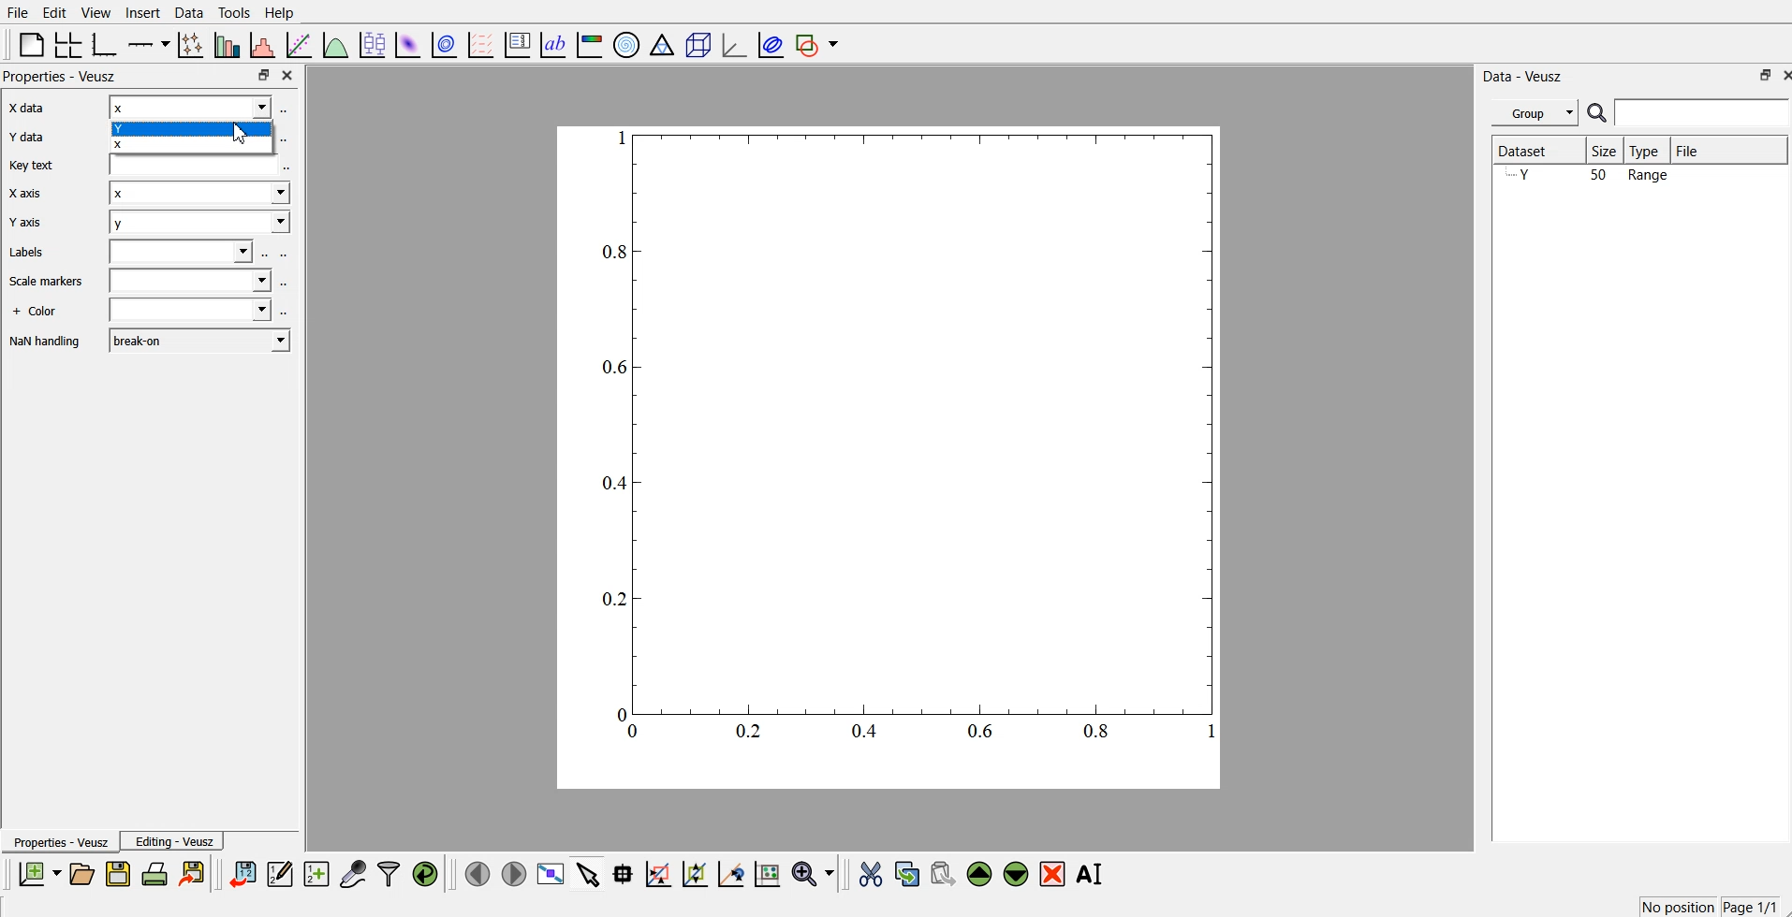 The height and width of the screenshot is (917, 1792). What do you see at coordinates (197, 128) in the screenshot?
I see `y` at bounding box center [197, 128].